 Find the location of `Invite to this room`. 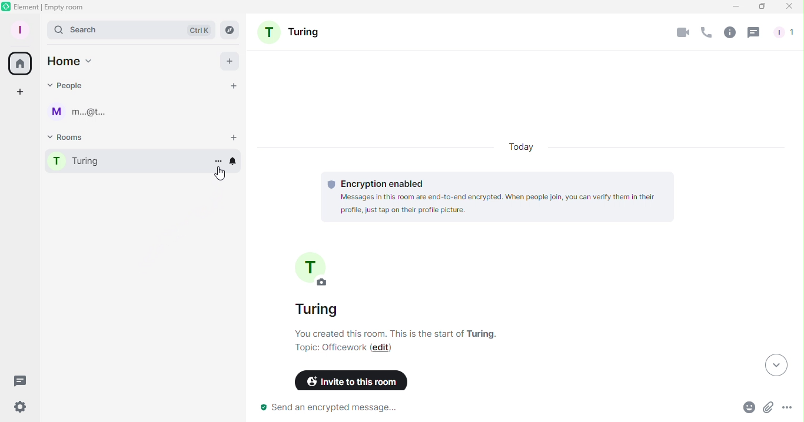

Invite to this room is located at coordinates (347, 380).